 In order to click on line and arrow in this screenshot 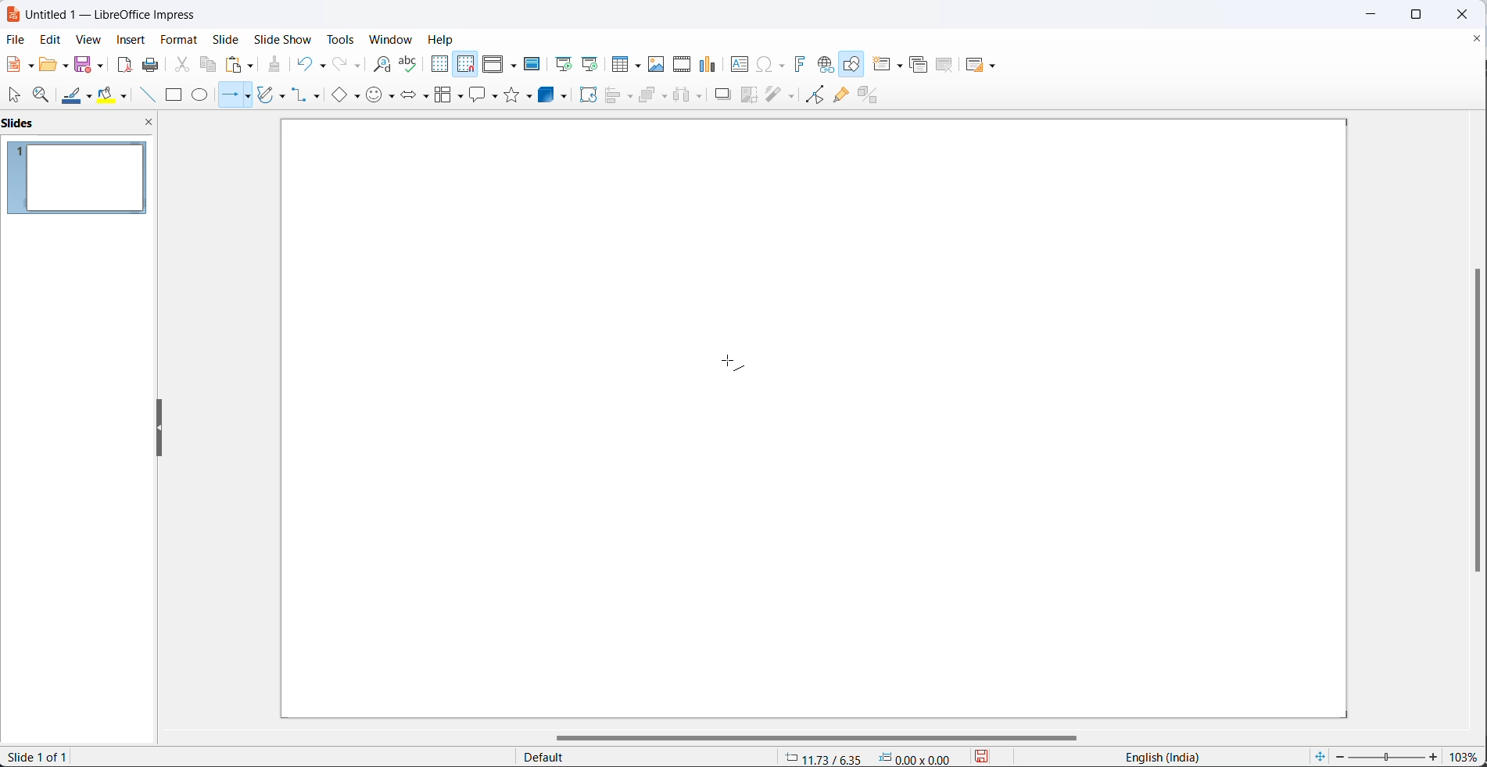, I will do `click(228, 96)`.